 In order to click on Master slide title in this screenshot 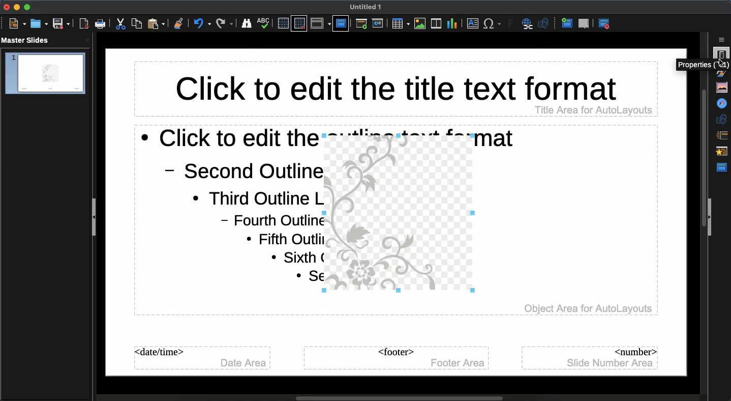, I will do `click(394, 89)`.